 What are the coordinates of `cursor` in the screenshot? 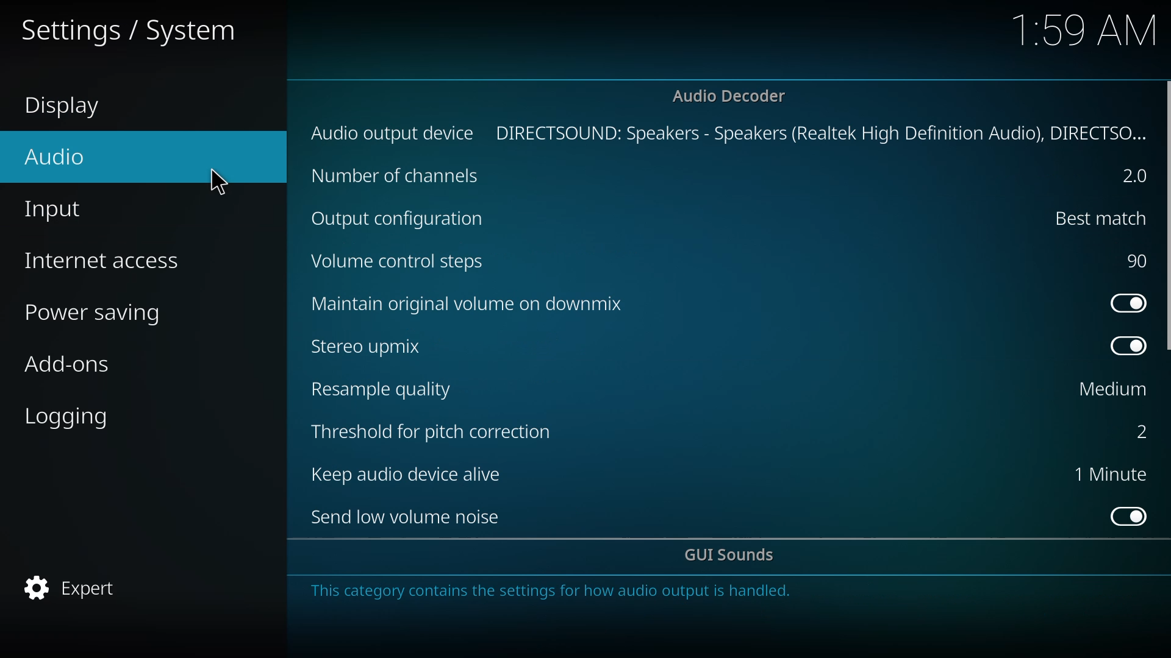 It's located at (217, 182).